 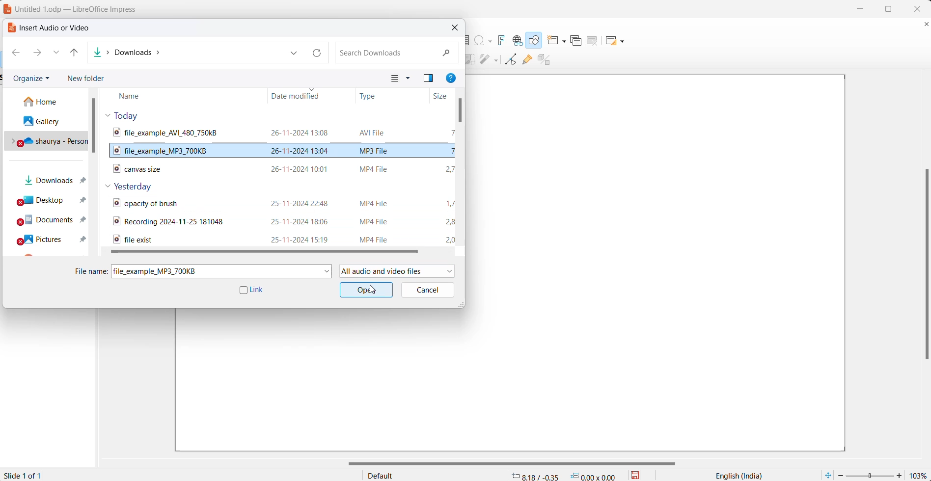 I want to click on personal drive, so click(x=48, y=140).